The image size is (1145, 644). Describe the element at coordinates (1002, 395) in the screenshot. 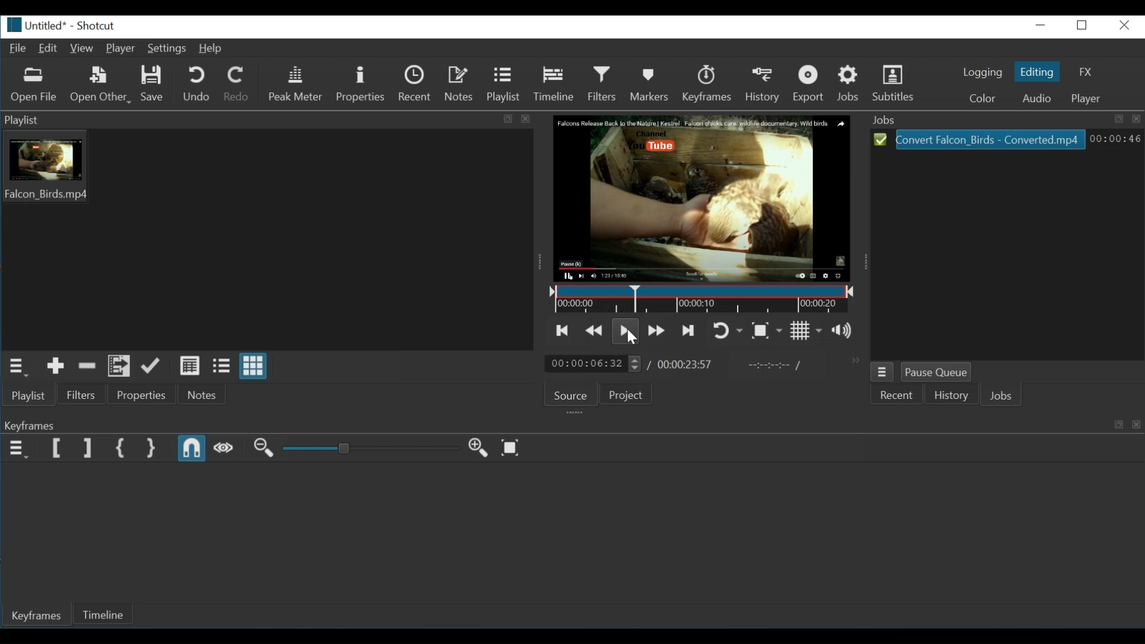

I see `Jobs` at that location.